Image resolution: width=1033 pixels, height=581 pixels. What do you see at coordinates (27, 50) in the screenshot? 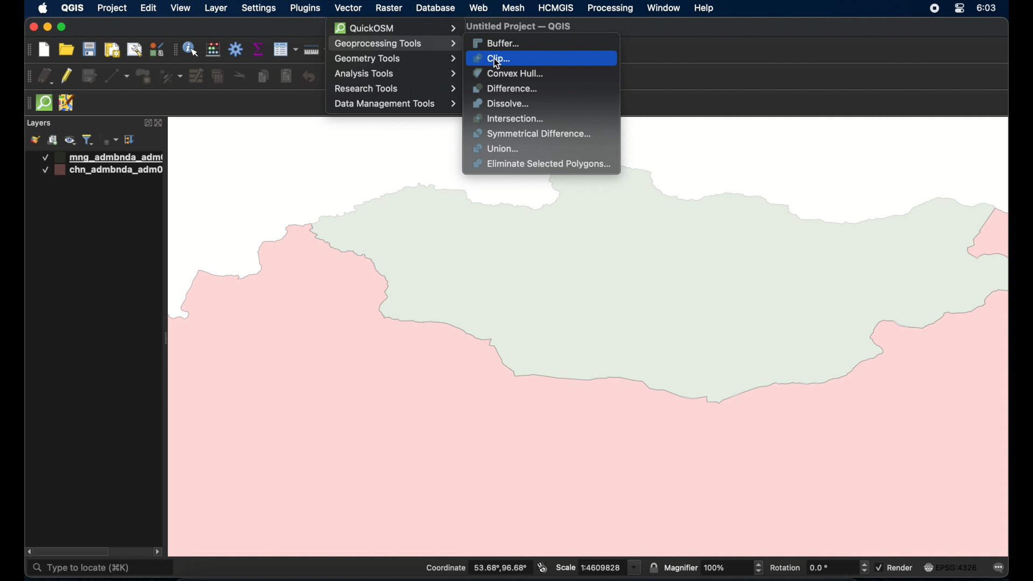
I see `project toolbar` at bounding box center [27, 50].